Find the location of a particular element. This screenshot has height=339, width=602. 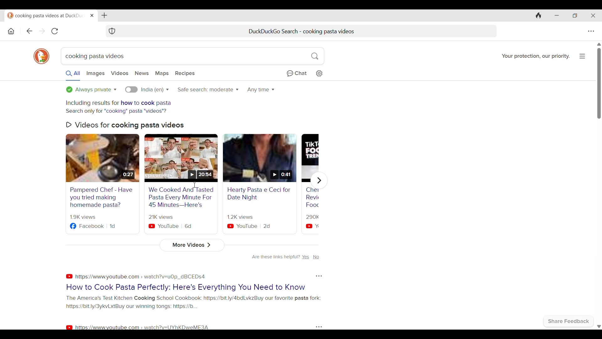

Are these links helpful? is located at coordinates (275, 257).